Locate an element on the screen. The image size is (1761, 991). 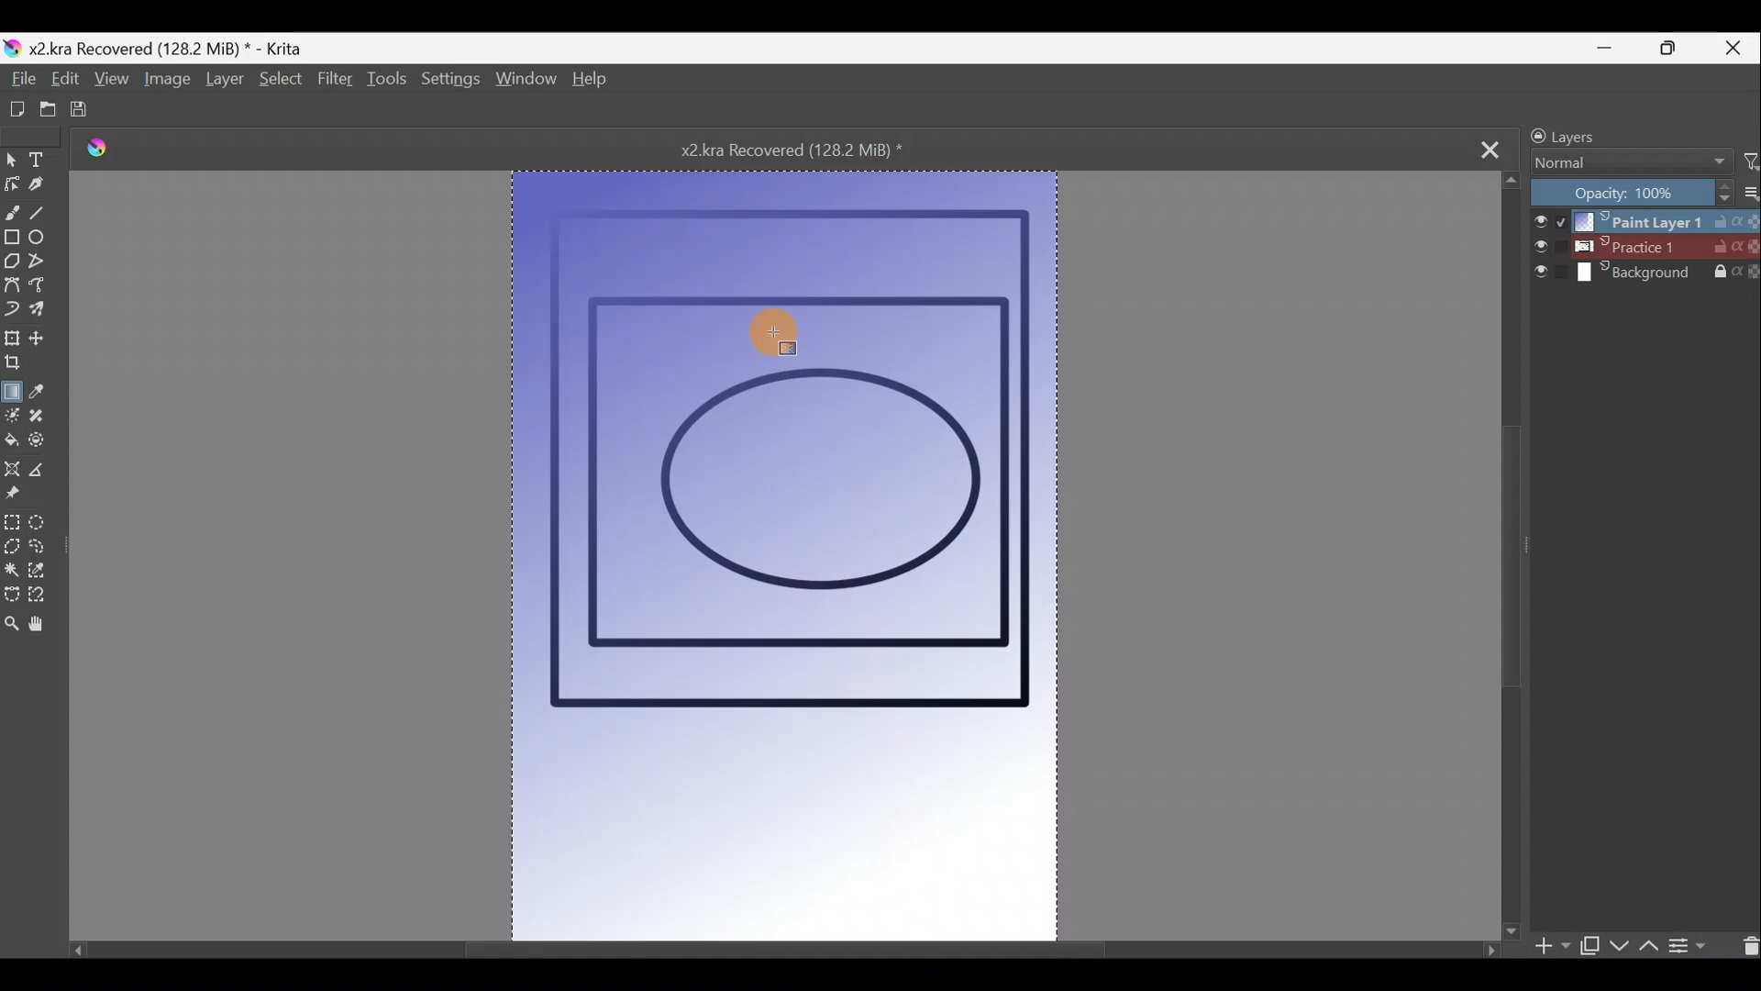
Filter is located at coordinates (335, 88).